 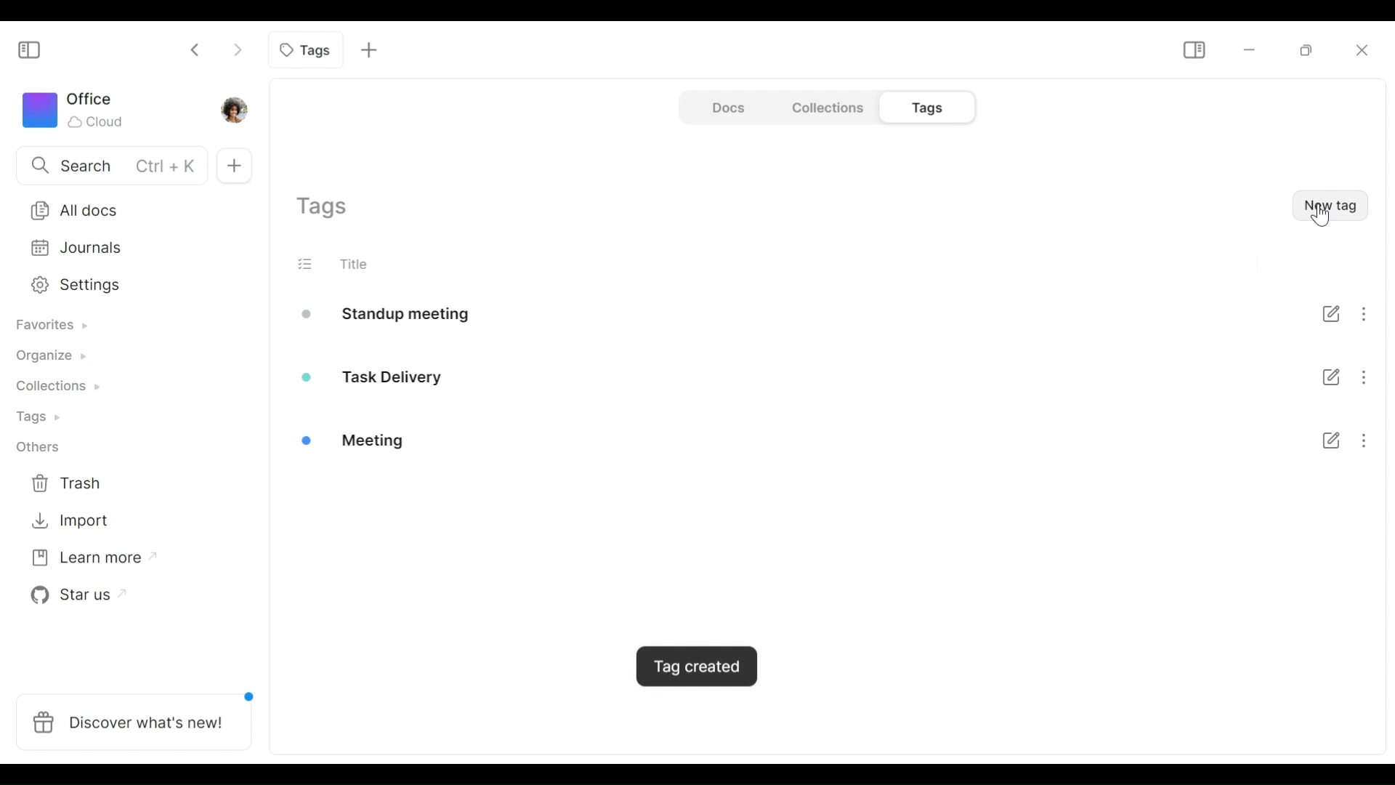 What do you see at coordinates (1363, 49) in the screenshot?
I see `Close` at bounding box center [1363, 49].